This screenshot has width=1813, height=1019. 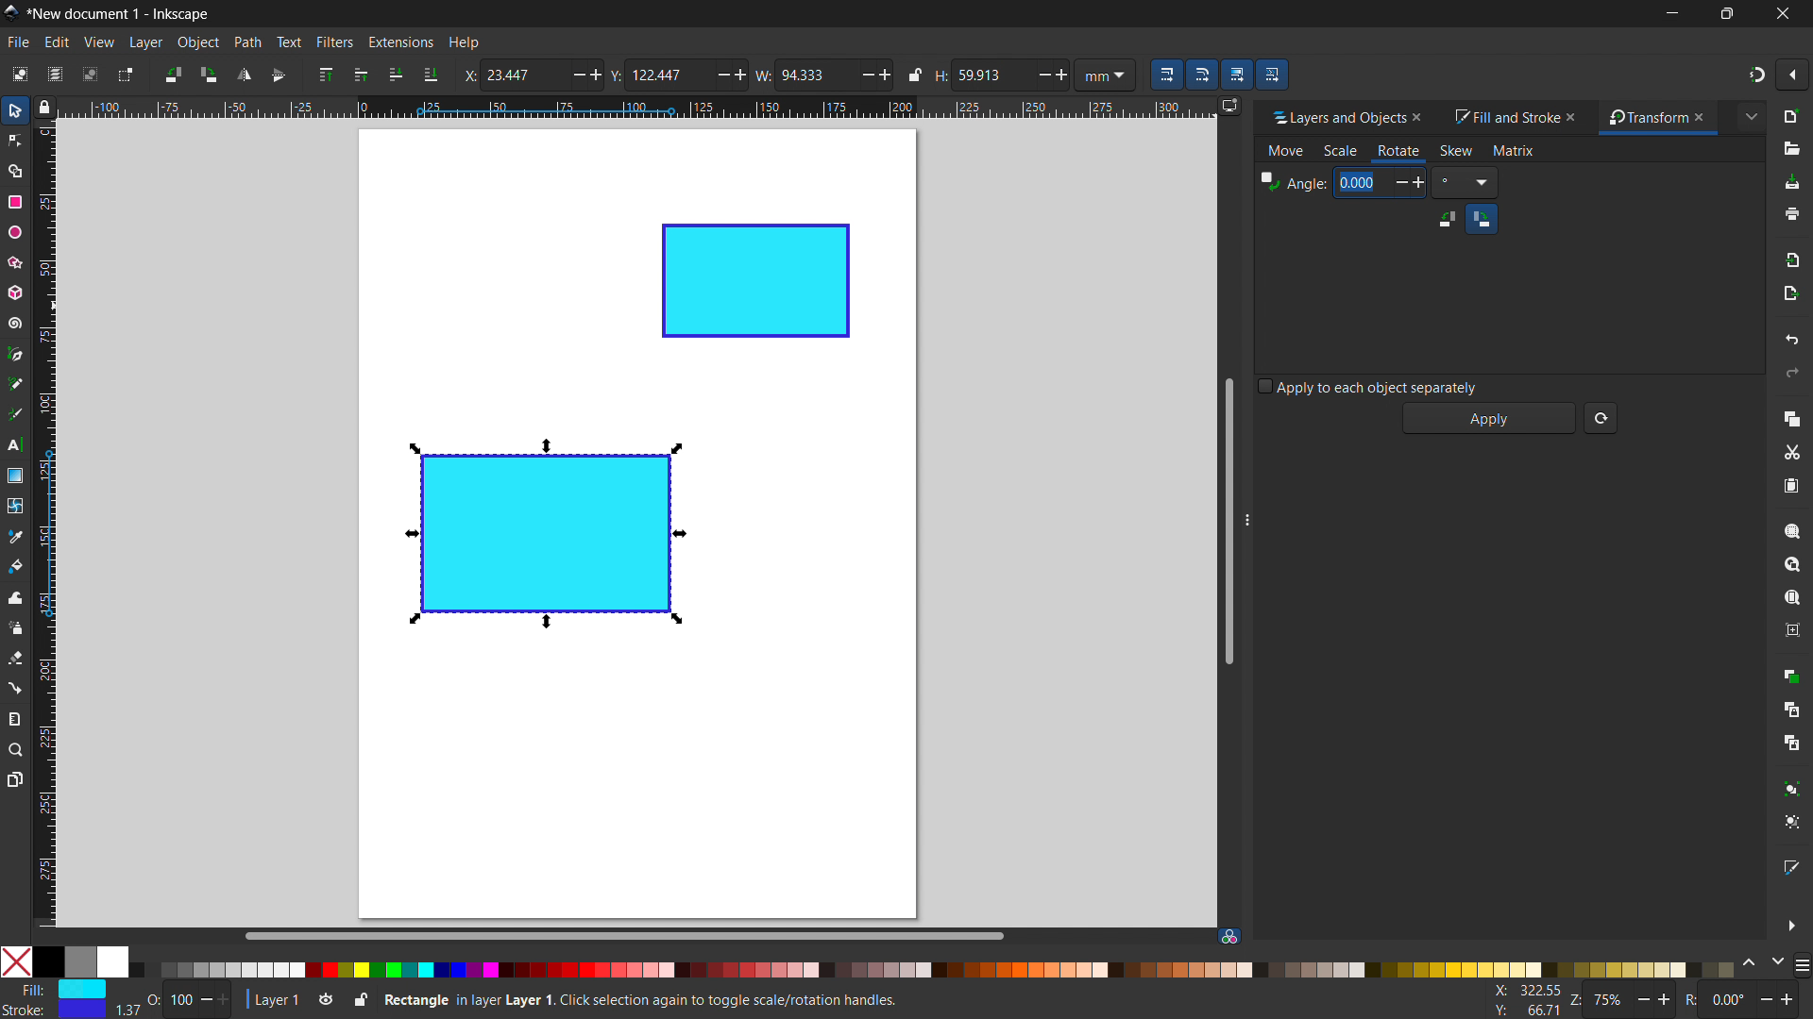 What do you see at coordinates (171, 74) in the screenshot?
I see `rotate 90 ccw` at bounding box center [171, 74].